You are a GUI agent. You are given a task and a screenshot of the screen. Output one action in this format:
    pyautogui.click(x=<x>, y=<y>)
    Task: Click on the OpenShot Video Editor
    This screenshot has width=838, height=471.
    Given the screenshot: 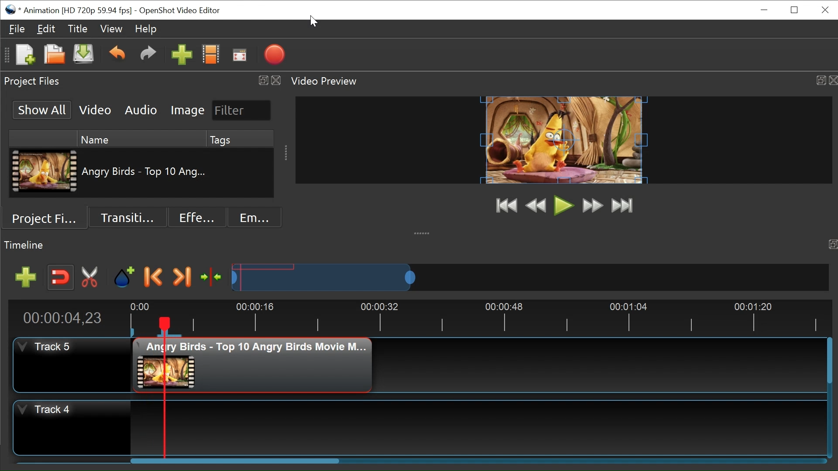 What is the action you would take?
    pyautogui.click(x=176, y=11)
    